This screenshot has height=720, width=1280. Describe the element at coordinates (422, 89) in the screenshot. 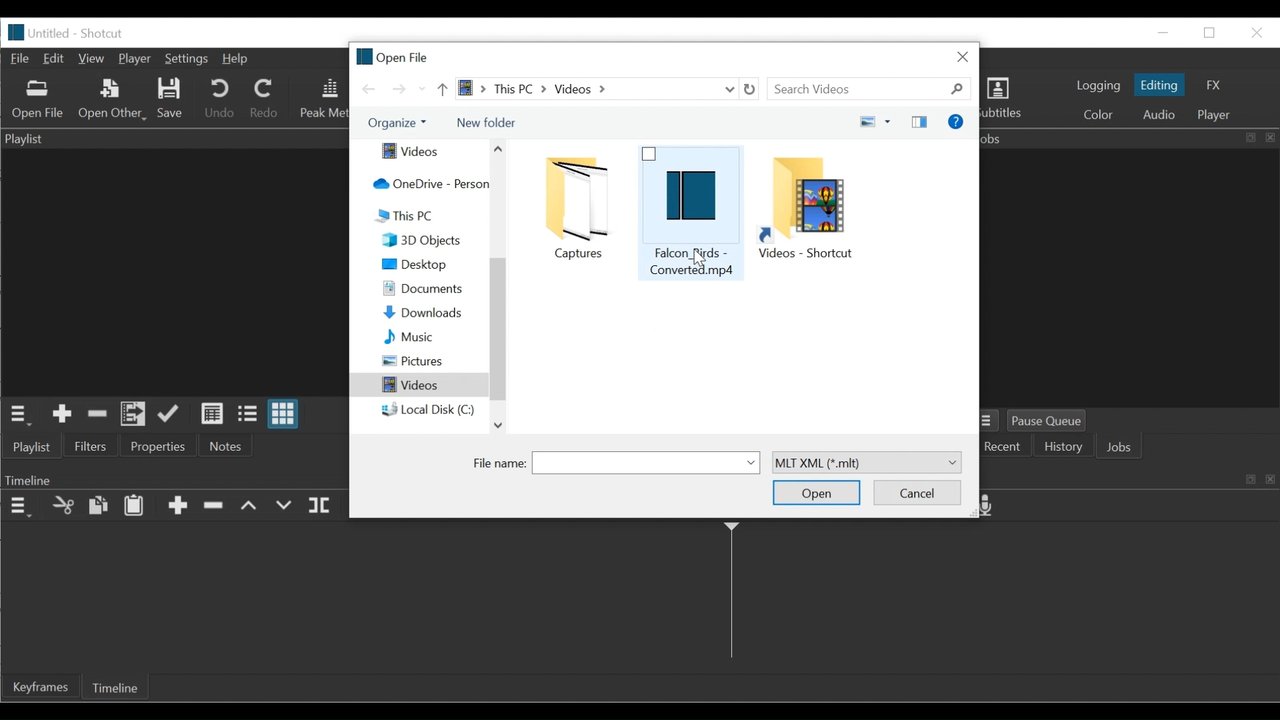

I see `Recent` at that location.